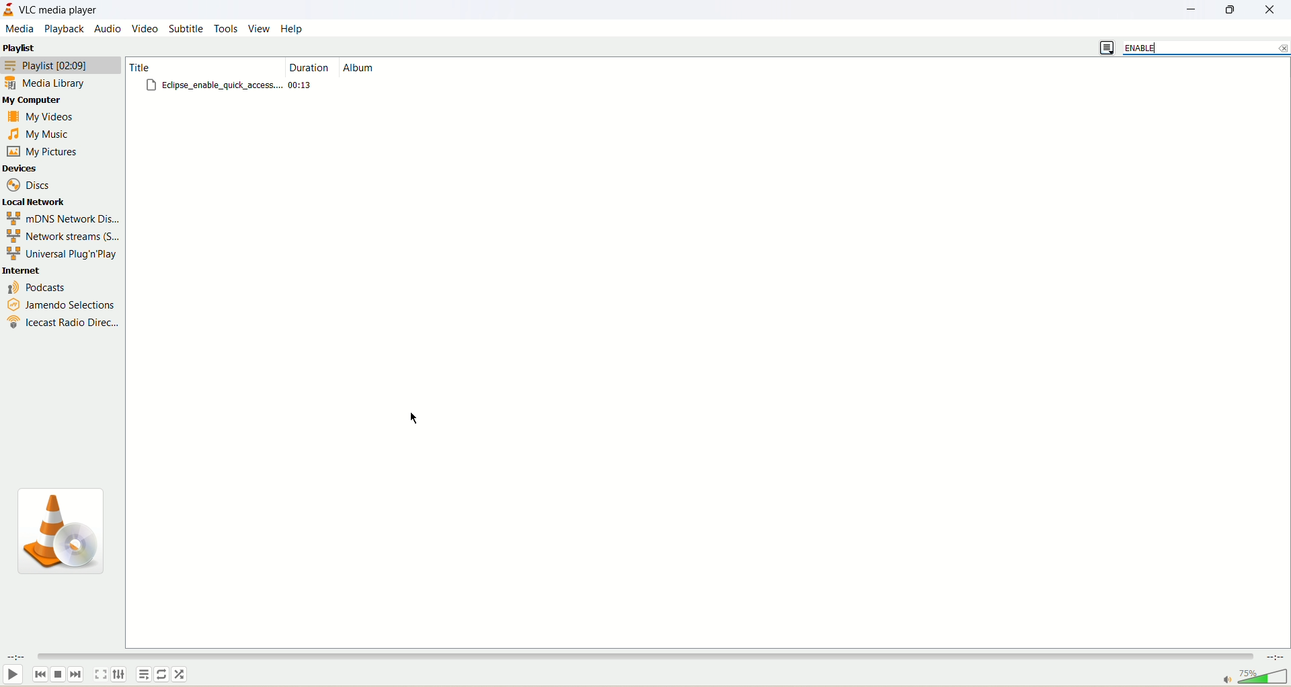 The height and width of the screenshot is (687, 1291). I want to click on album, so click(359, 67).